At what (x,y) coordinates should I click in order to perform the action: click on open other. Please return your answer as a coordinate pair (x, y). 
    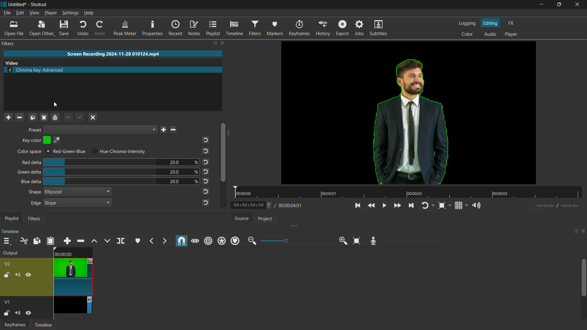
    Looking at the image, I should click on (41, 28).